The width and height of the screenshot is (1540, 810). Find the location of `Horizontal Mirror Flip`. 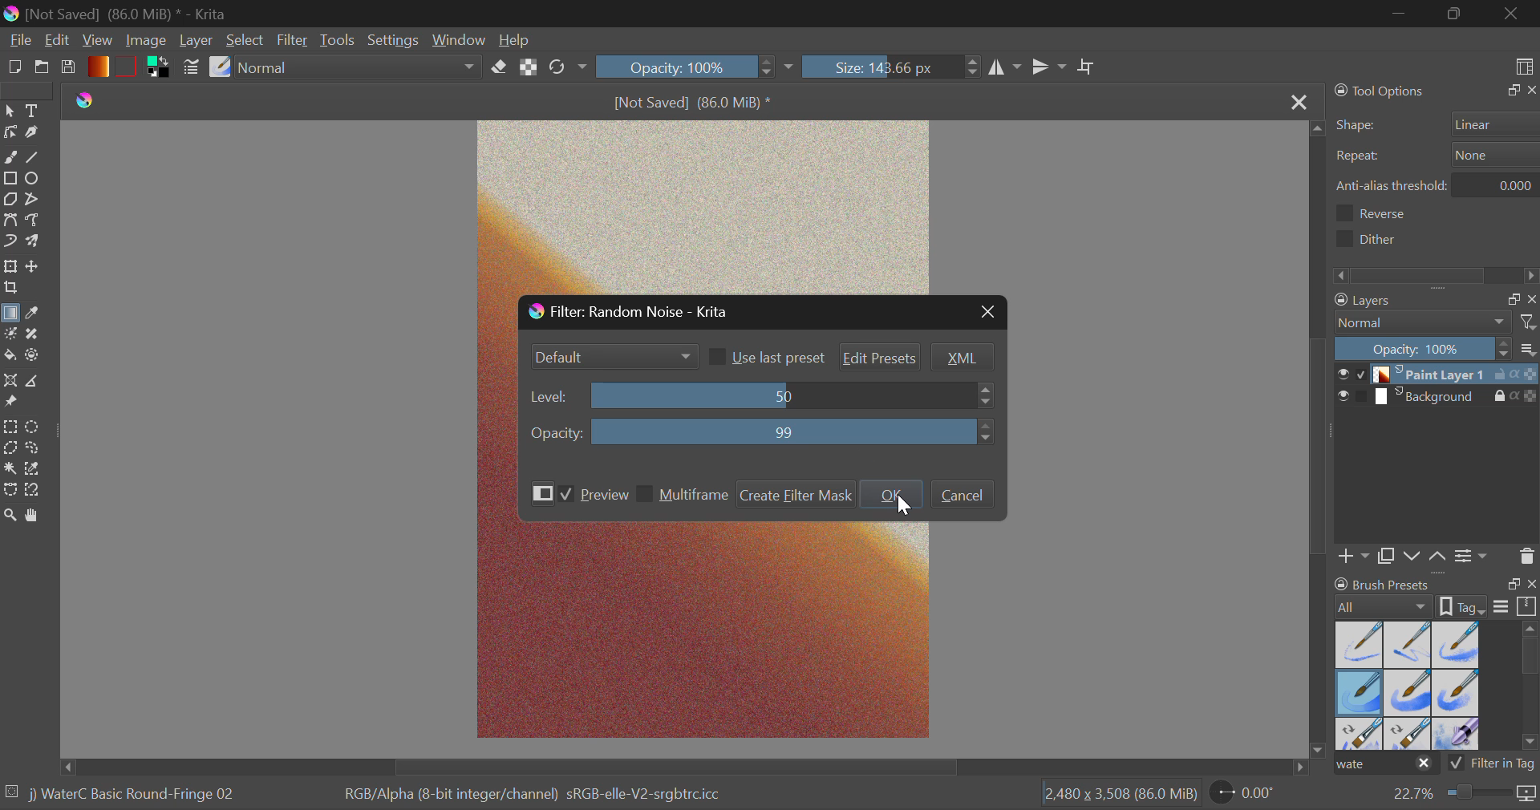

Horizontal Mirror Flip is located at coordinates (1051, 68).